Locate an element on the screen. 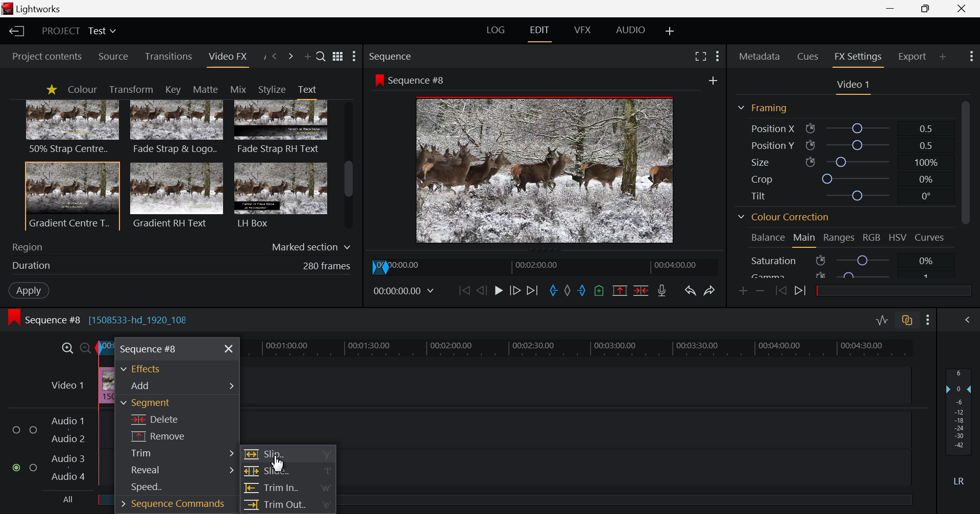 This screenshot has width=980, height=514. RGB is located at coordinates (872, 239).